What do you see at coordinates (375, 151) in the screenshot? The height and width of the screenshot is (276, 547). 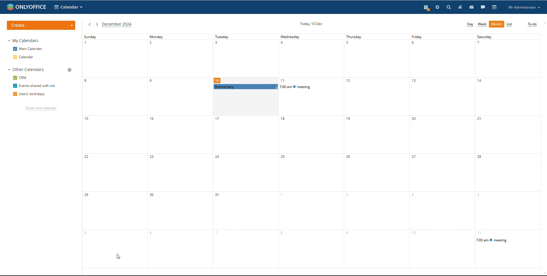 I see `thursday` at bounding box center [375, 151].